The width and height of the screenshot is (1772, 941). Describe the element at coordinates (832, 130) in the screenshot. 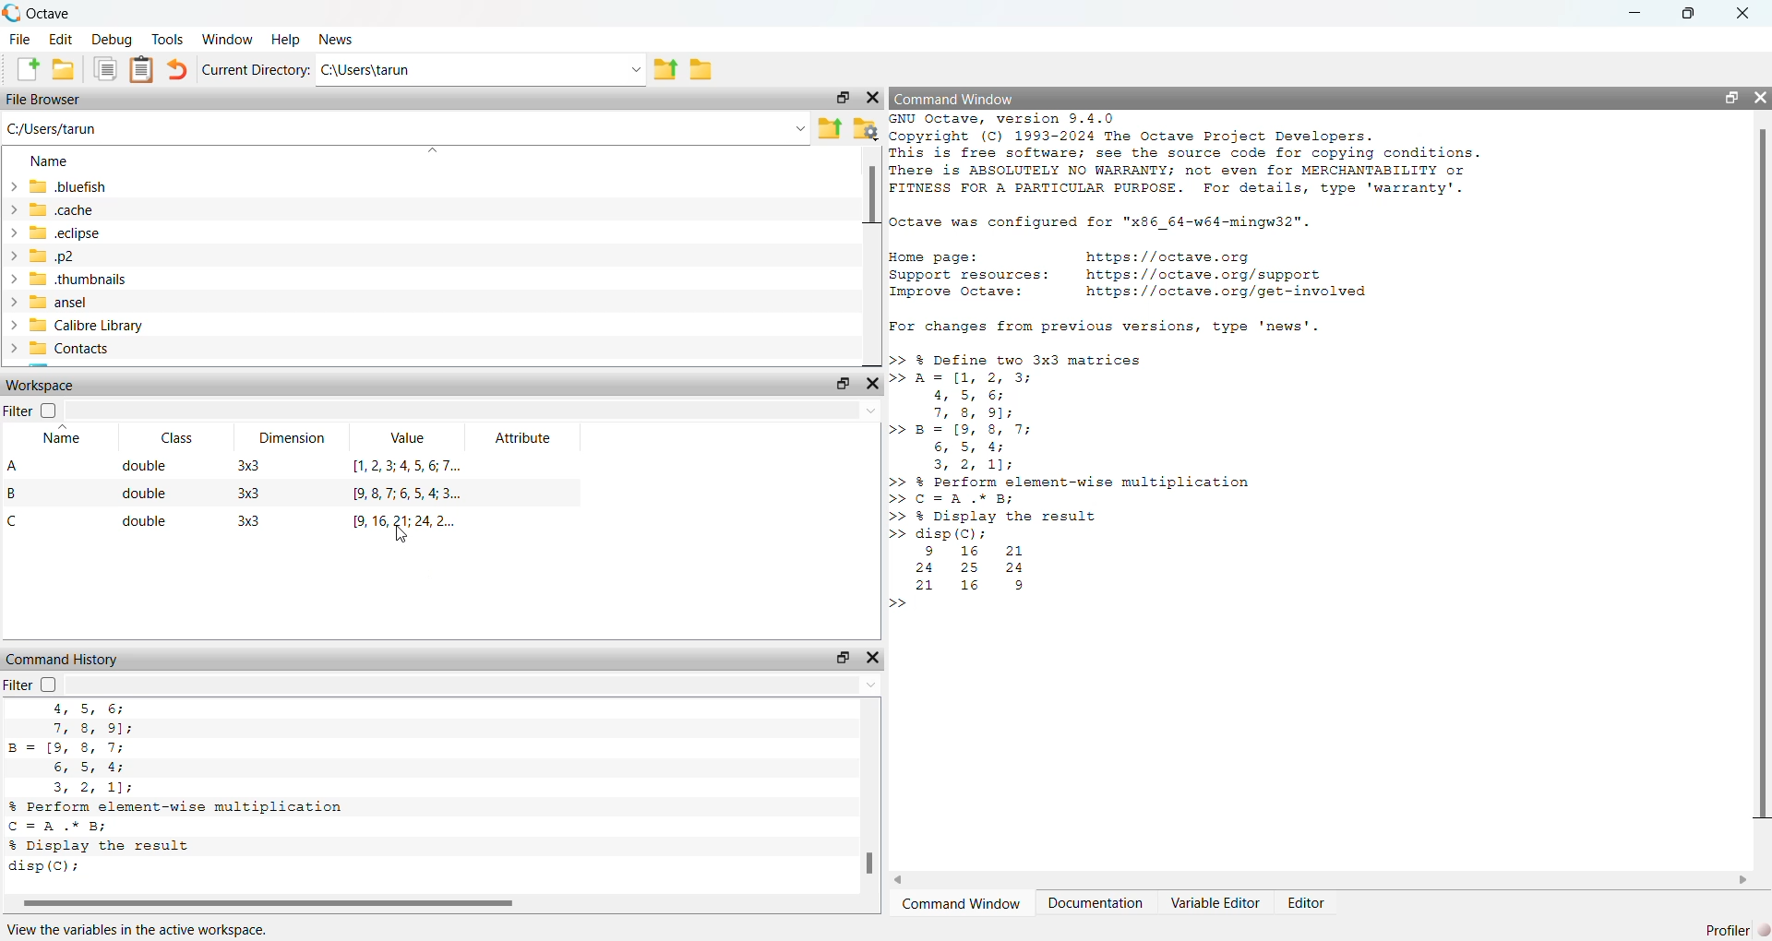

I see `Parent Directory` at that location.